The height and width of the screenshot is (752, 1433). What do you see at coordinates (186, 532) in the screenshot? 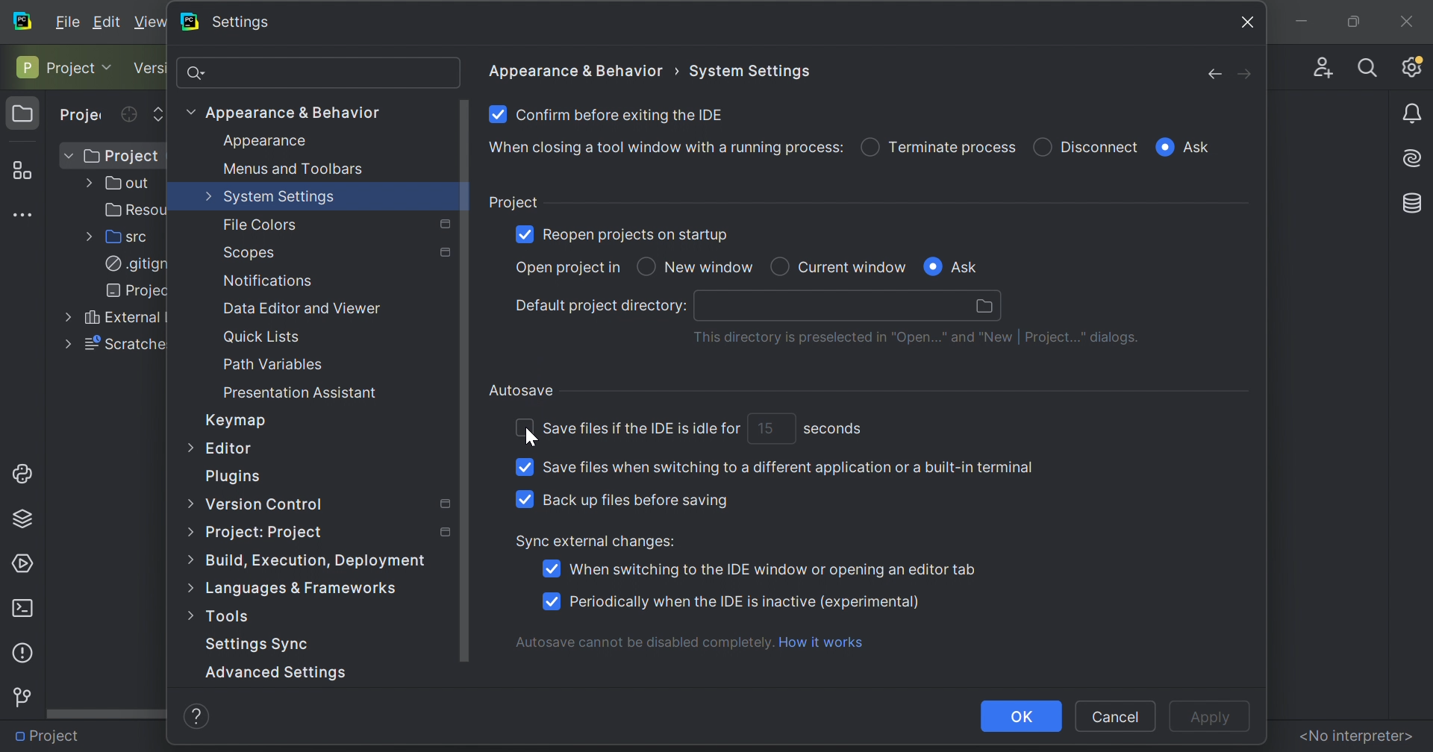
I see `More` at bounding box center [186, 532].